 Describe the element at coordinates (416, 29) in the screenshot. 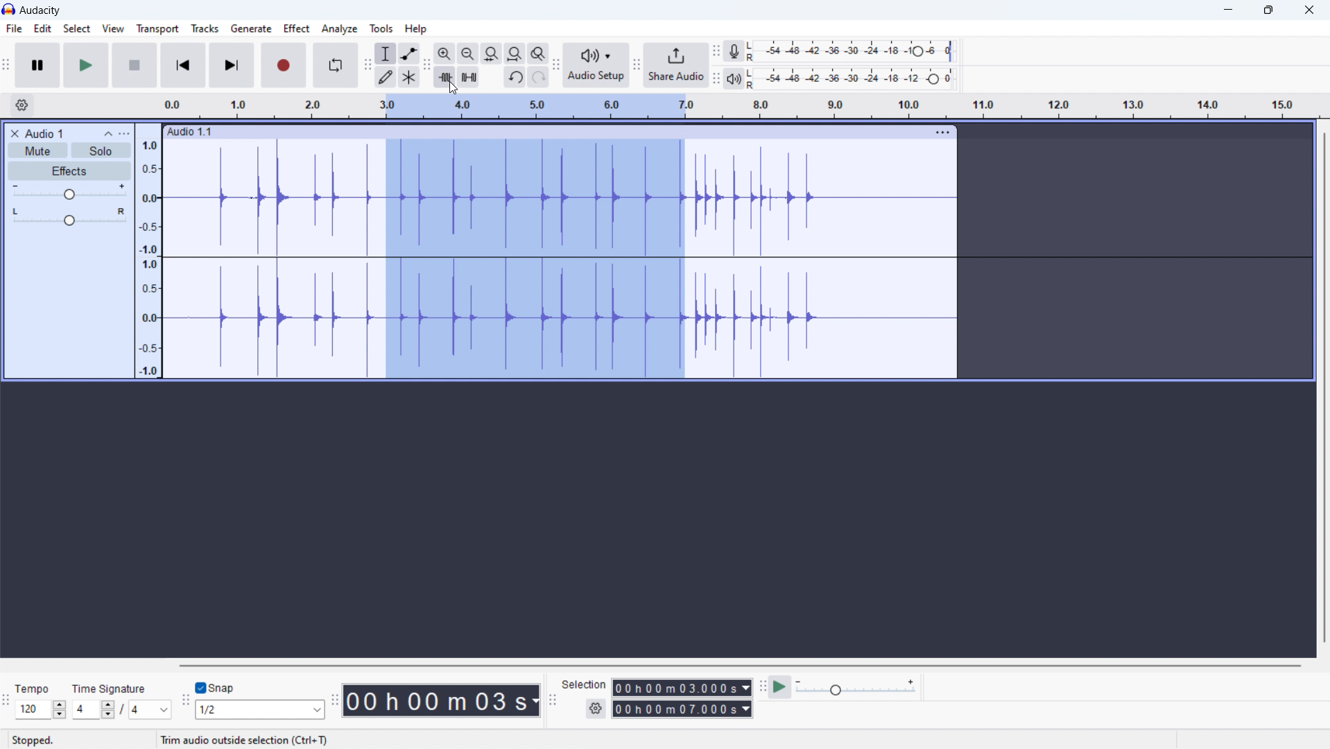

I see `help` at that location.